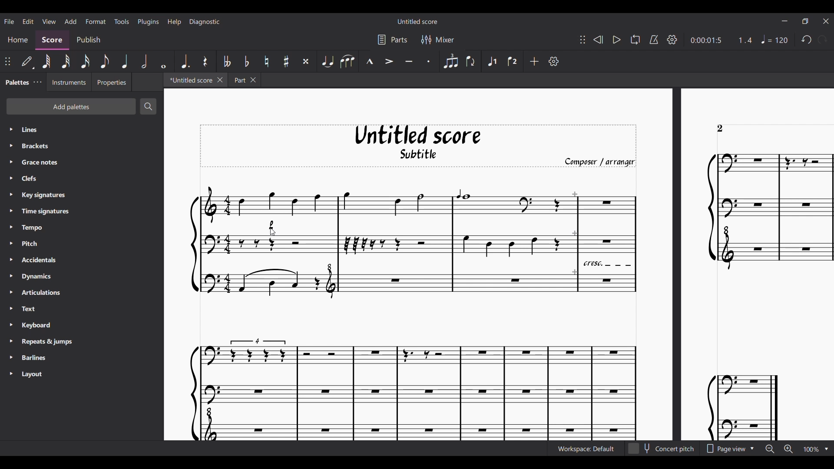 This screenshot has width=834, height=469. What do you see at coordinates (429, 61) in the screenshot?
I see `Staccato` at bounding box center [429, 61].